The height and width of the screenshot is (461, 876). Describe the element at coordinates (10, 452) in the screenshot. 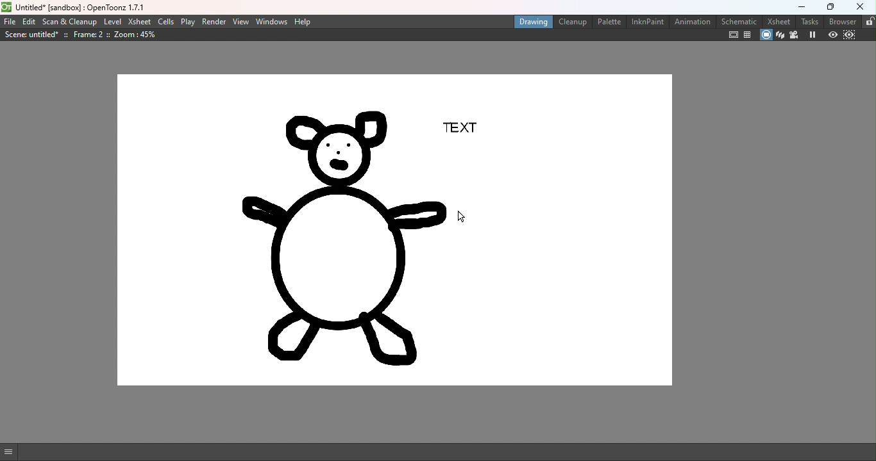

I see `GUI Show/Hide` at that location.